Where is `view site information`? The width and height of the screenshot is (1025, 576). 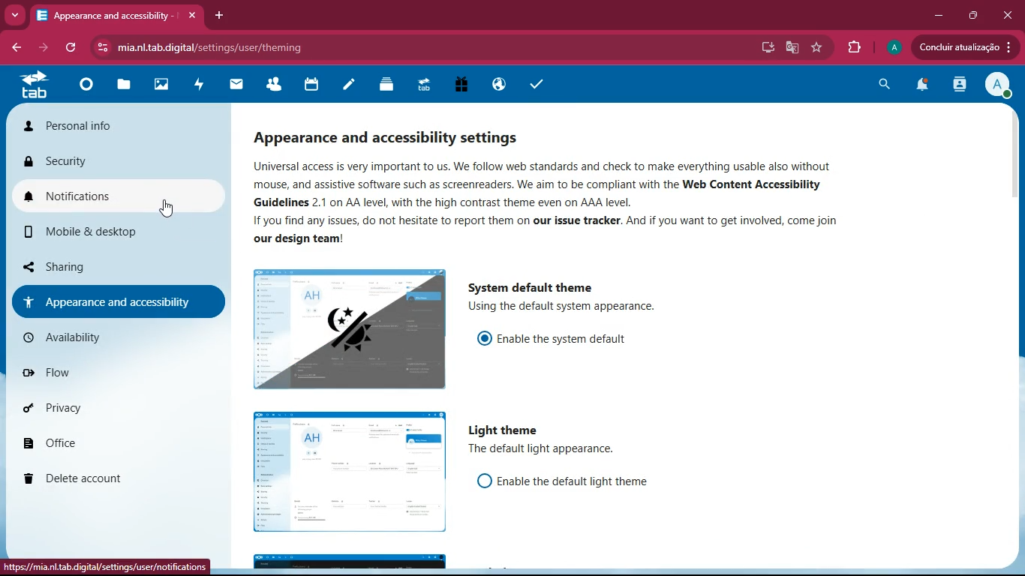 view site information is located at coordinates (100, 48).